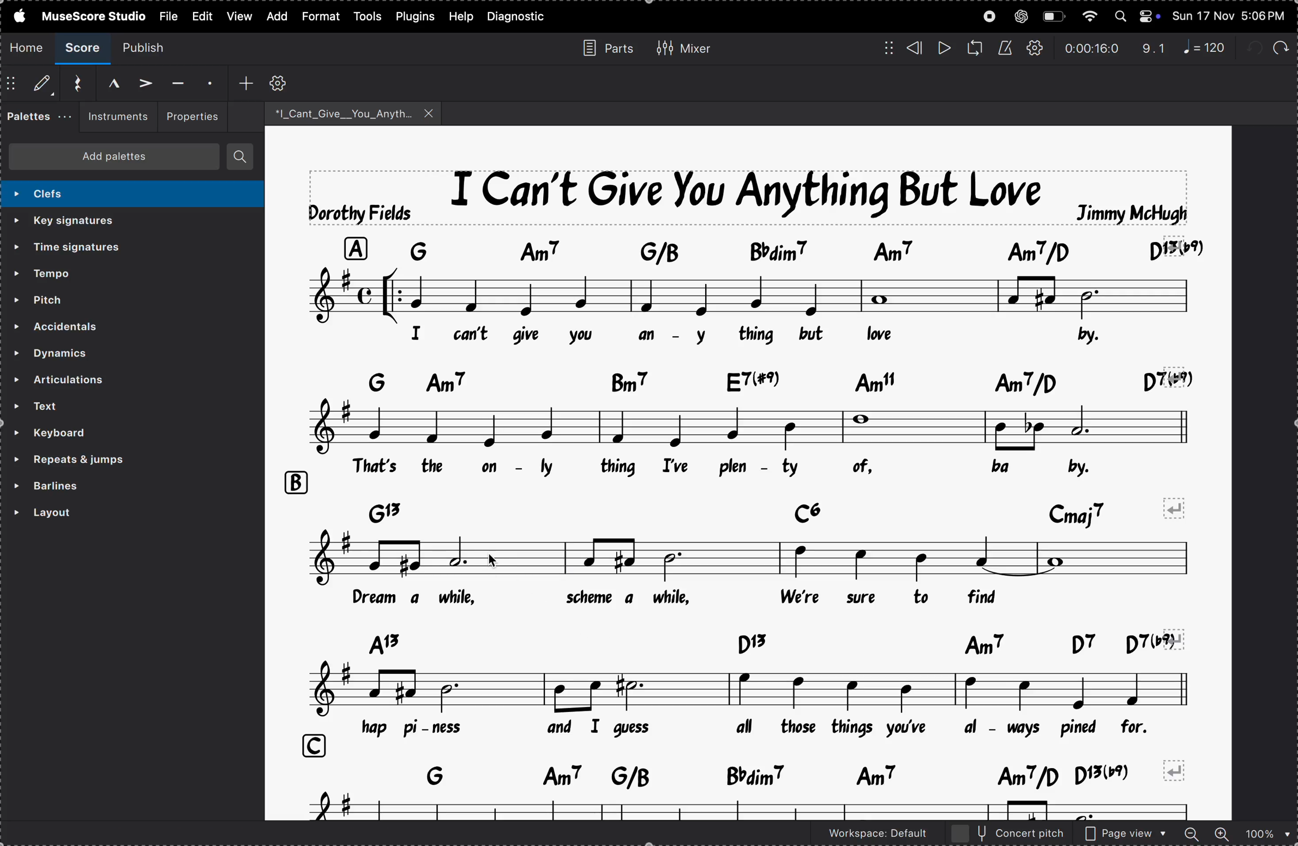 The width and height of the screenshot is (1298, 846). What do you see at coordinates (369, 16) in the screenshot?
I see `tools` at bounding box center [369, 16].